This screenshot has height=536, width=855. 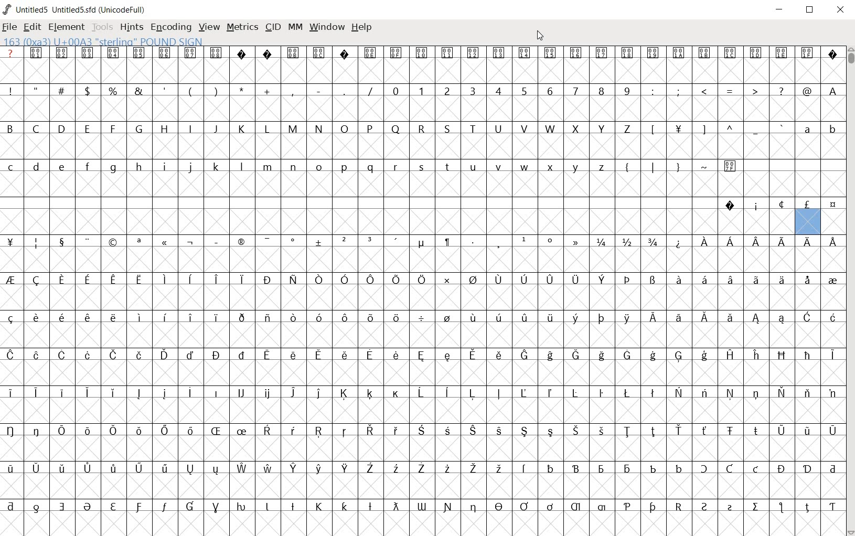 What do you see at coordinates (215, 128) in the screenshot?
I see `J` at bounding box center [215, 128].